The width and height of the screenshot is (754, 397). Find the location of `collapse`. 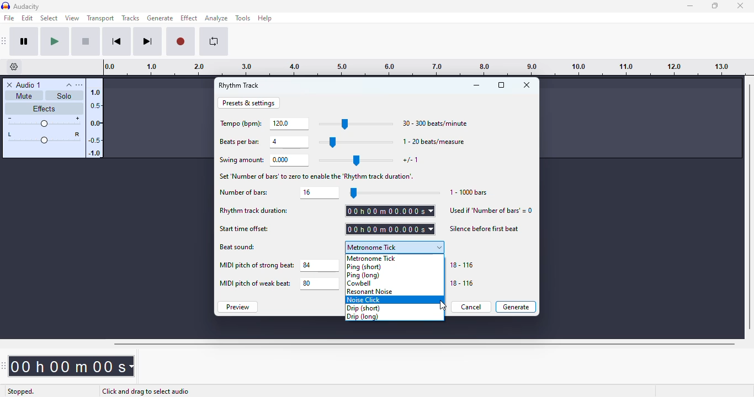

collapse is located at coordinates (69, 85).